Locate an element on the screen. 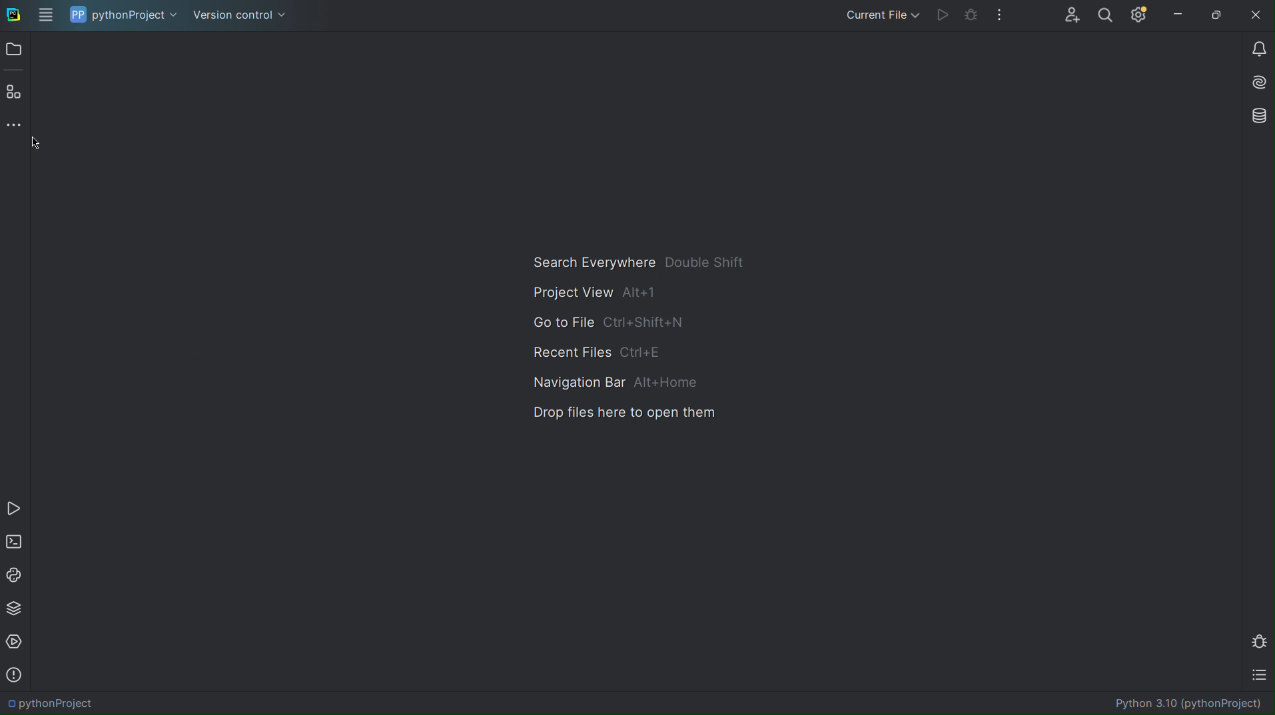 This screenshot has height=715, width=1275. Structure is located at coordinates (13, 91).